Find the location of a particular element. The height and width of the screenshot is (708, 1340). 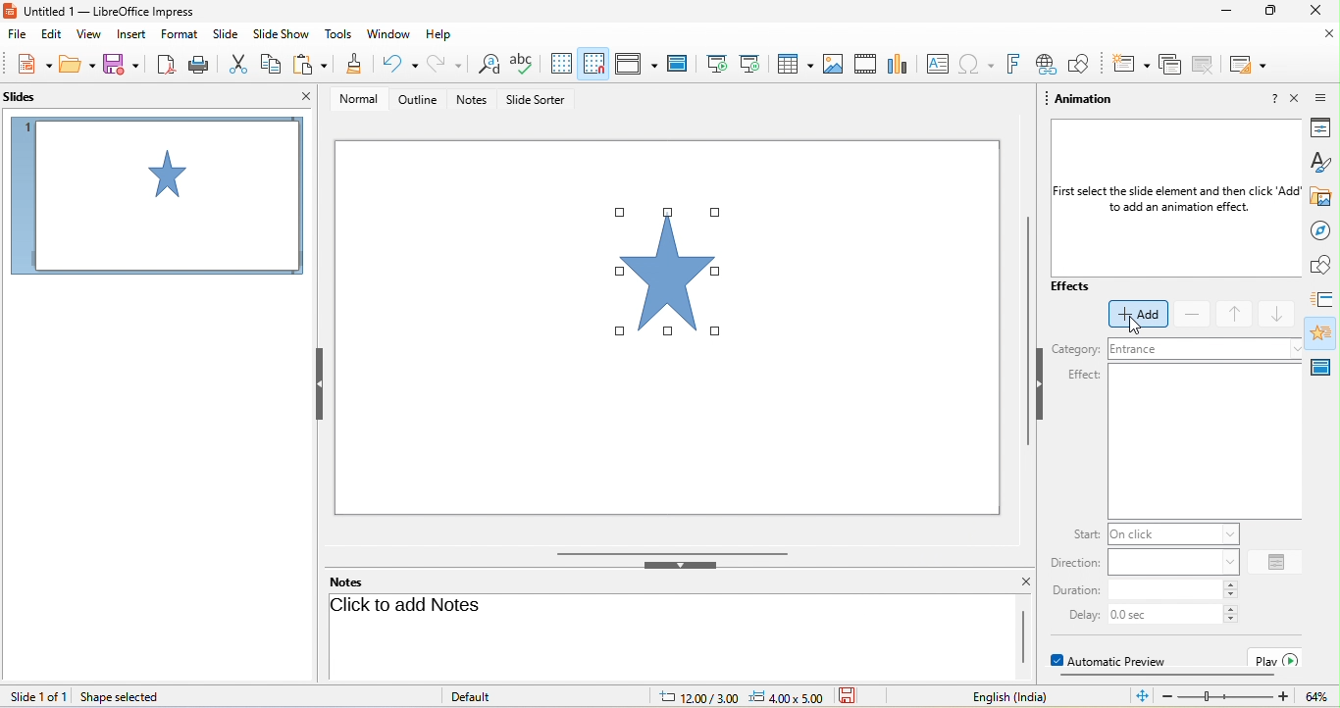

effects is located at coordinates (1088, 287).